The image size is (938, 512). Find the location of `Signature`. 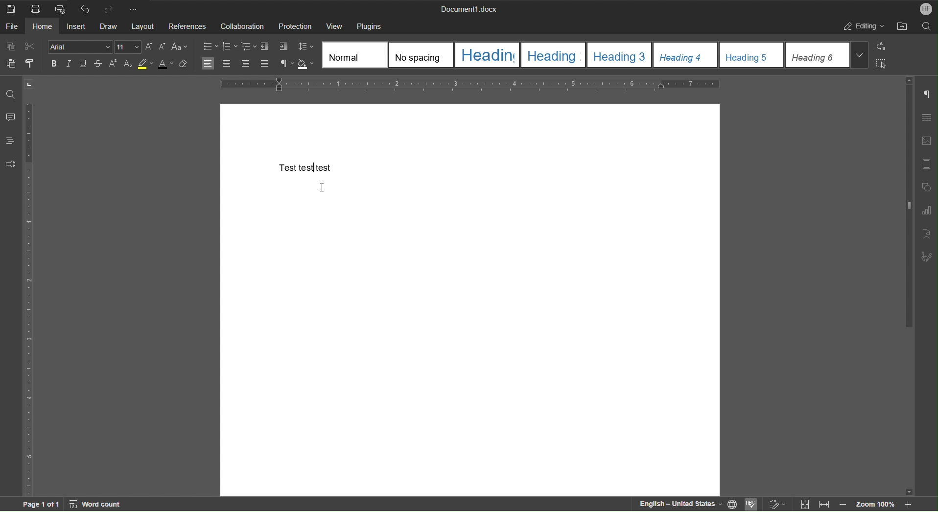

Signature is located at coordinates (927, 256).